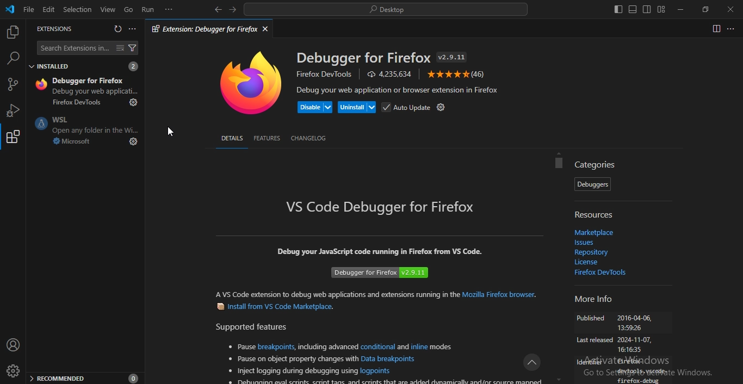  I want to click on extension debugger for firefox, so click(203, 28).